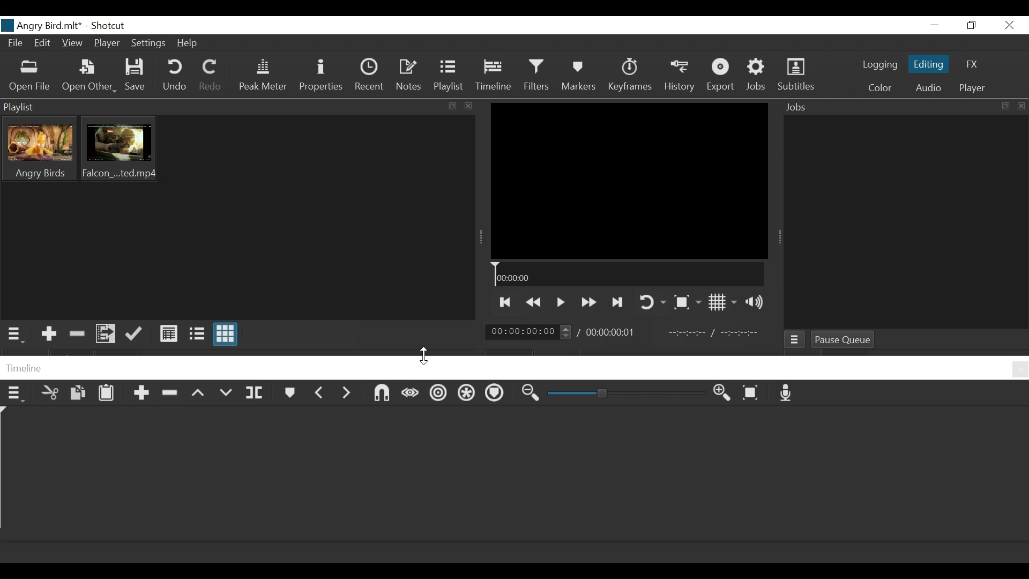  I want to click on Timeline menu, so click(16, 396).